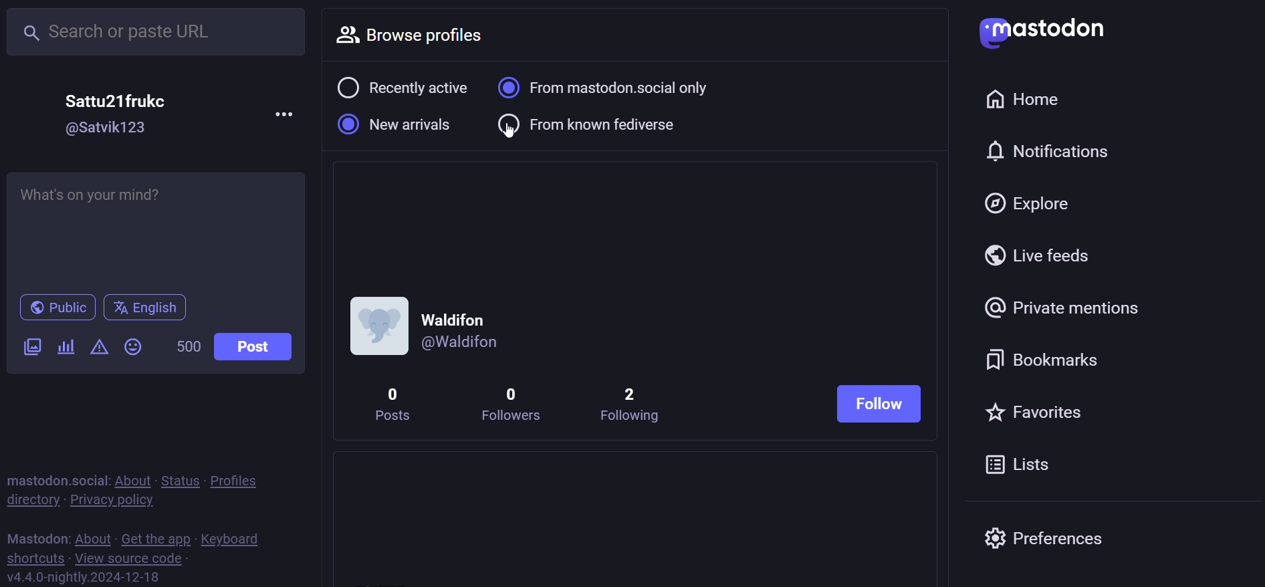  I want to click on lists, so click(1025, 467).